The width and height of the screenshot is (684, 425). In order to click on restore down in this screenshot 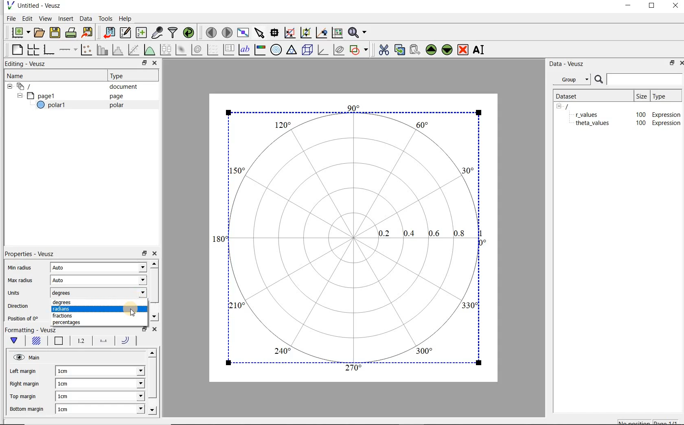, I will do `click(143, 328)`.